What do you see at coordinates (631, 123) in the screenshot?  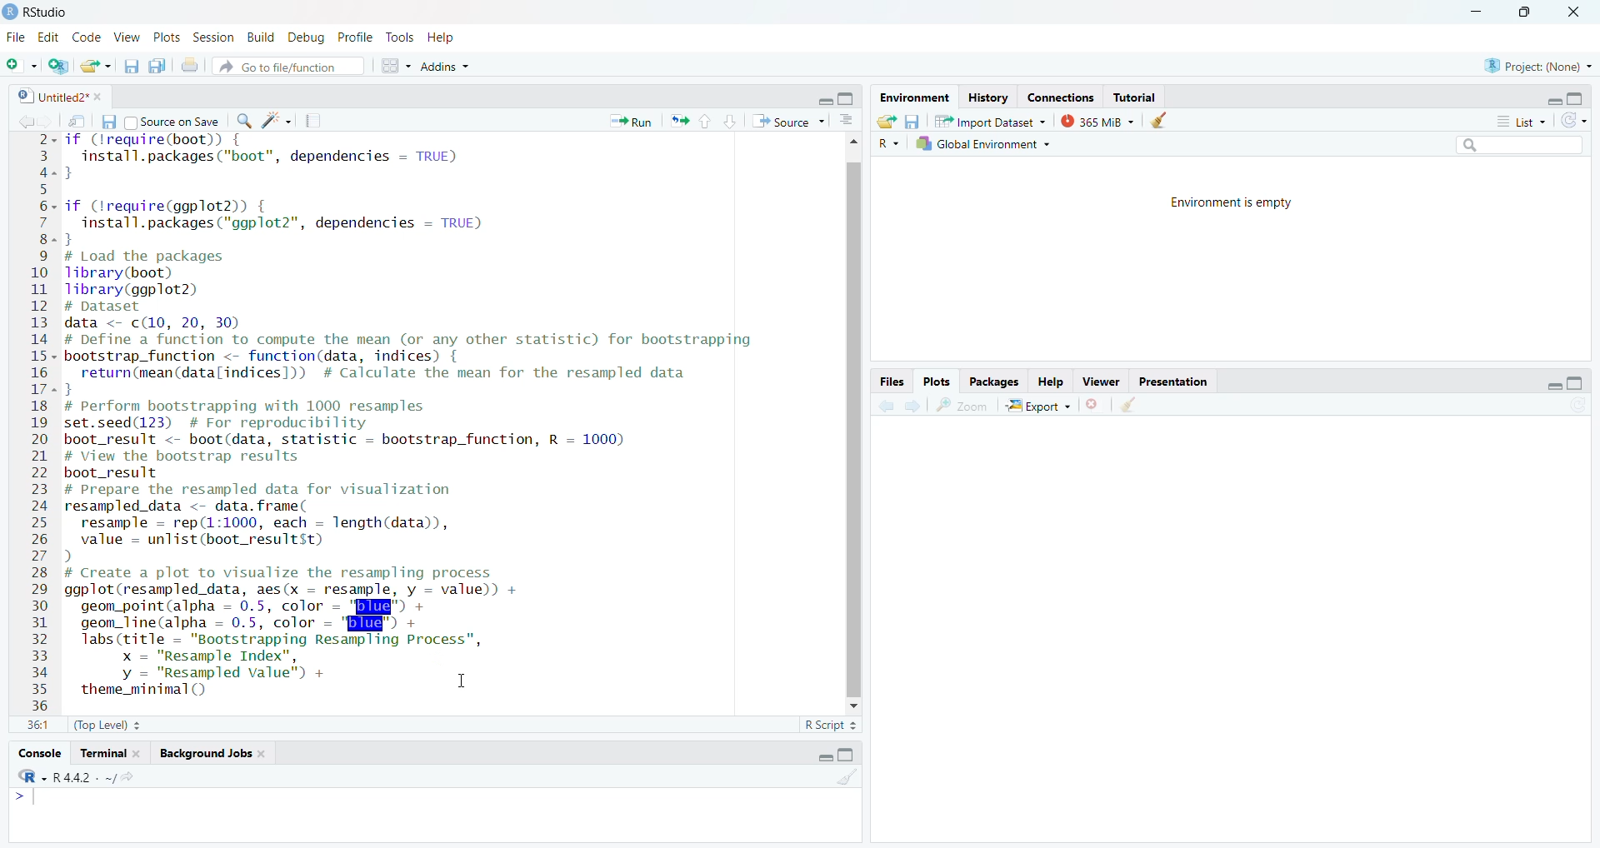 I see ` Run` at bounding box center [631, 123].